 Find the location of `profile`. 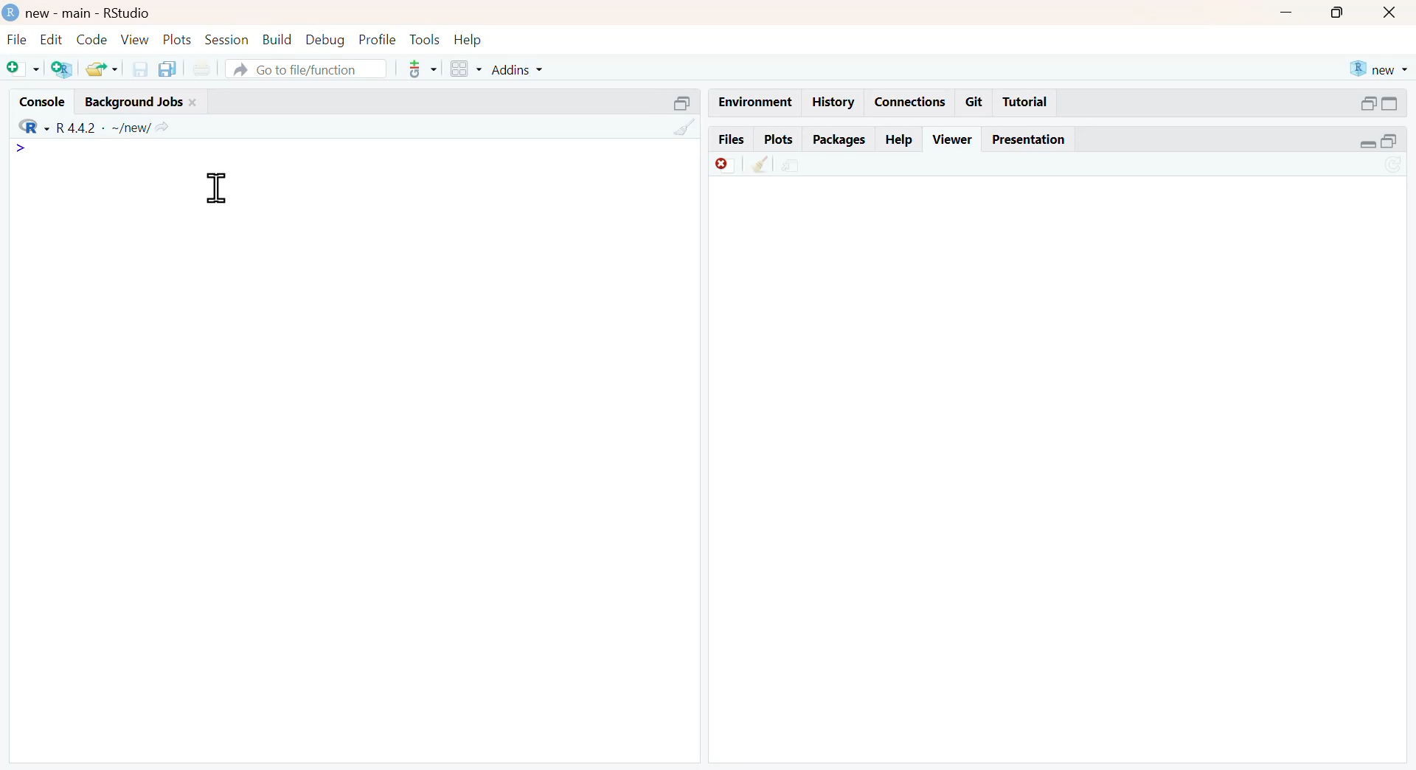

profile is located at coordinates (379, 40).